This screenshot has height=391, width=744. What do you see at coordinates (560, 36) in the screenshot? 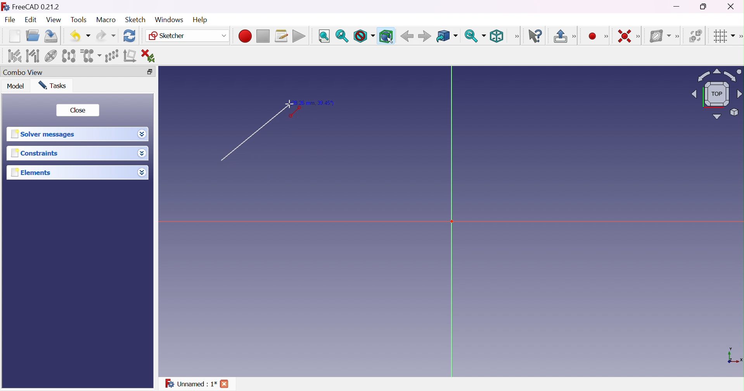
I see `` at bounding box center [560, 36].